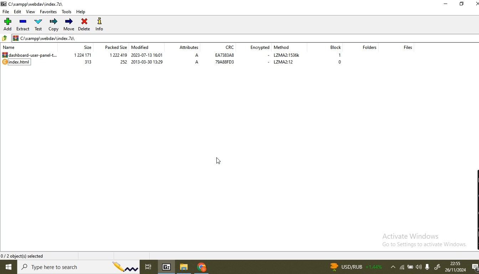 This screenshot has width=479, height=274. I want to click on 2013-03-30 13:29, so click(150, 63).